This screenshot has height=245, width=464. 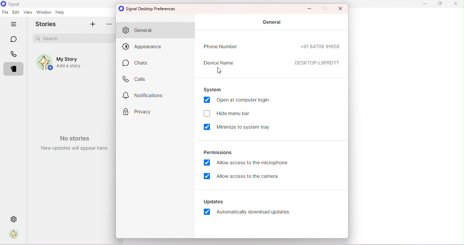 What do you see at coordinates (148, 8) in the screenshot?
I see `Signal desktop preferences` at bounding box center [148, 8].